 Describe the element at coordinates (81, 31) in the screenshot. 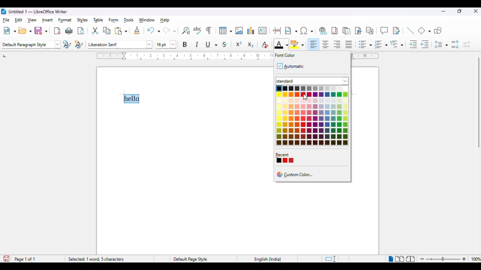

I see `toggle print preview` at that location.